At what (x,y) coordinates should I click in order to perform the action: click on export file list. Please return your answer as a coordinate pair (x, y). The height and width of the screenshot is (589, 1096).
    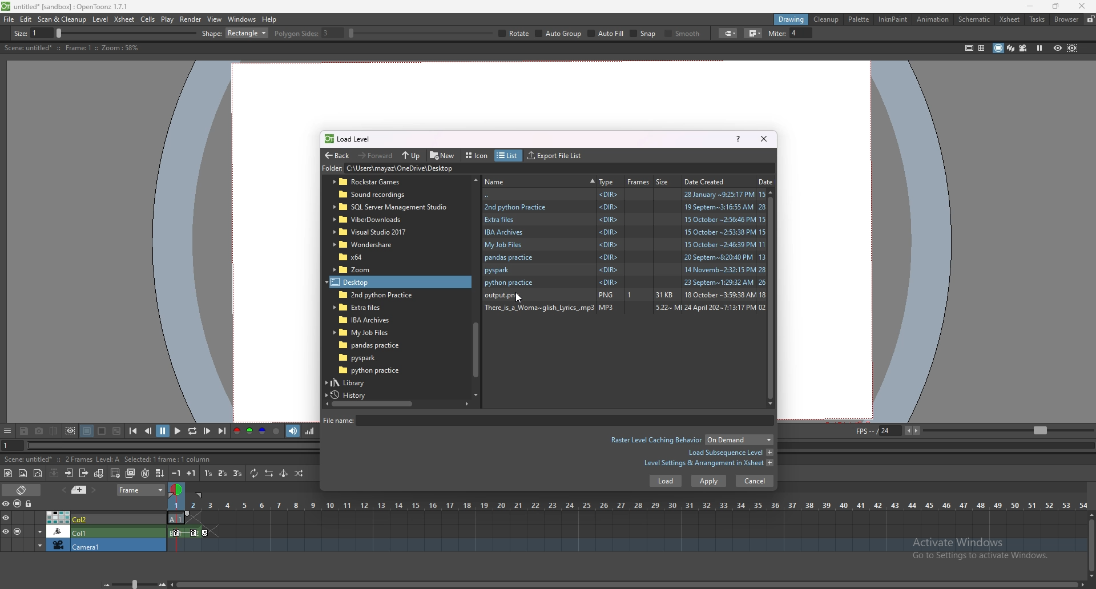
    Looking at the image, I should click on (554, 156).